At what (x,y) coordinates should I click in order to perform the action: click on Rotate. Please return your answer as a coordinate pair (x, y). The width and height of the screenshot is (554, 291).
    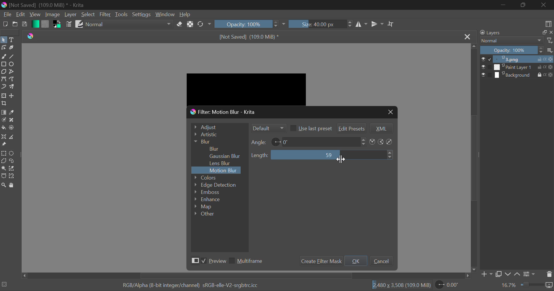
    Looking at the image, I should click on (204, 24).